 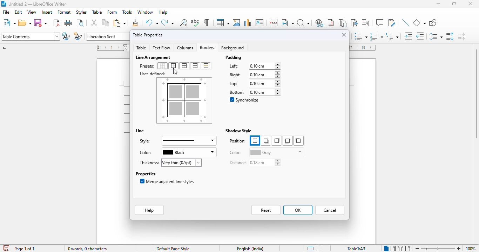 I want to click on position: no shadow, so click(x=266, y=141).